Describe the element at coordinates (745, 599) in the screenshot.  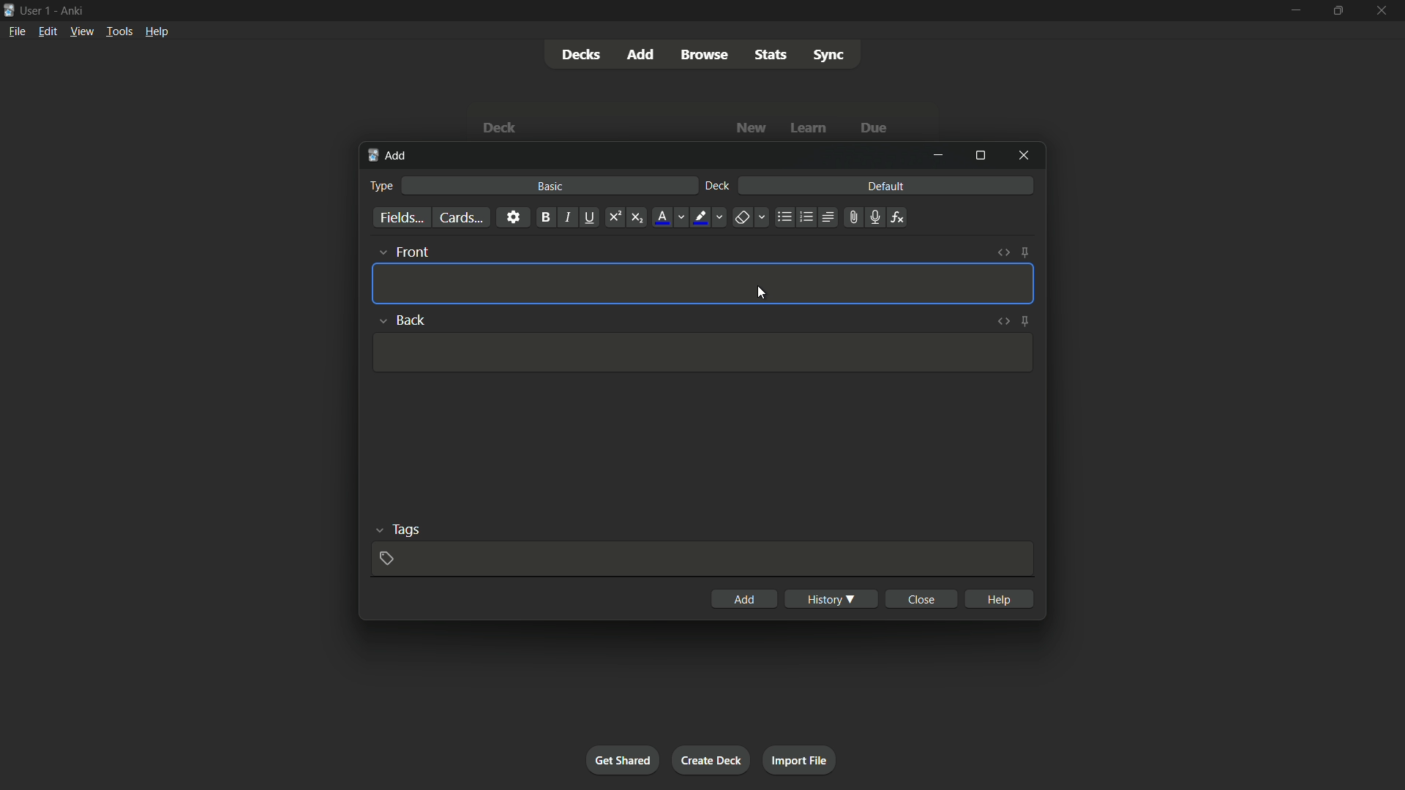
I see `add` at that location.